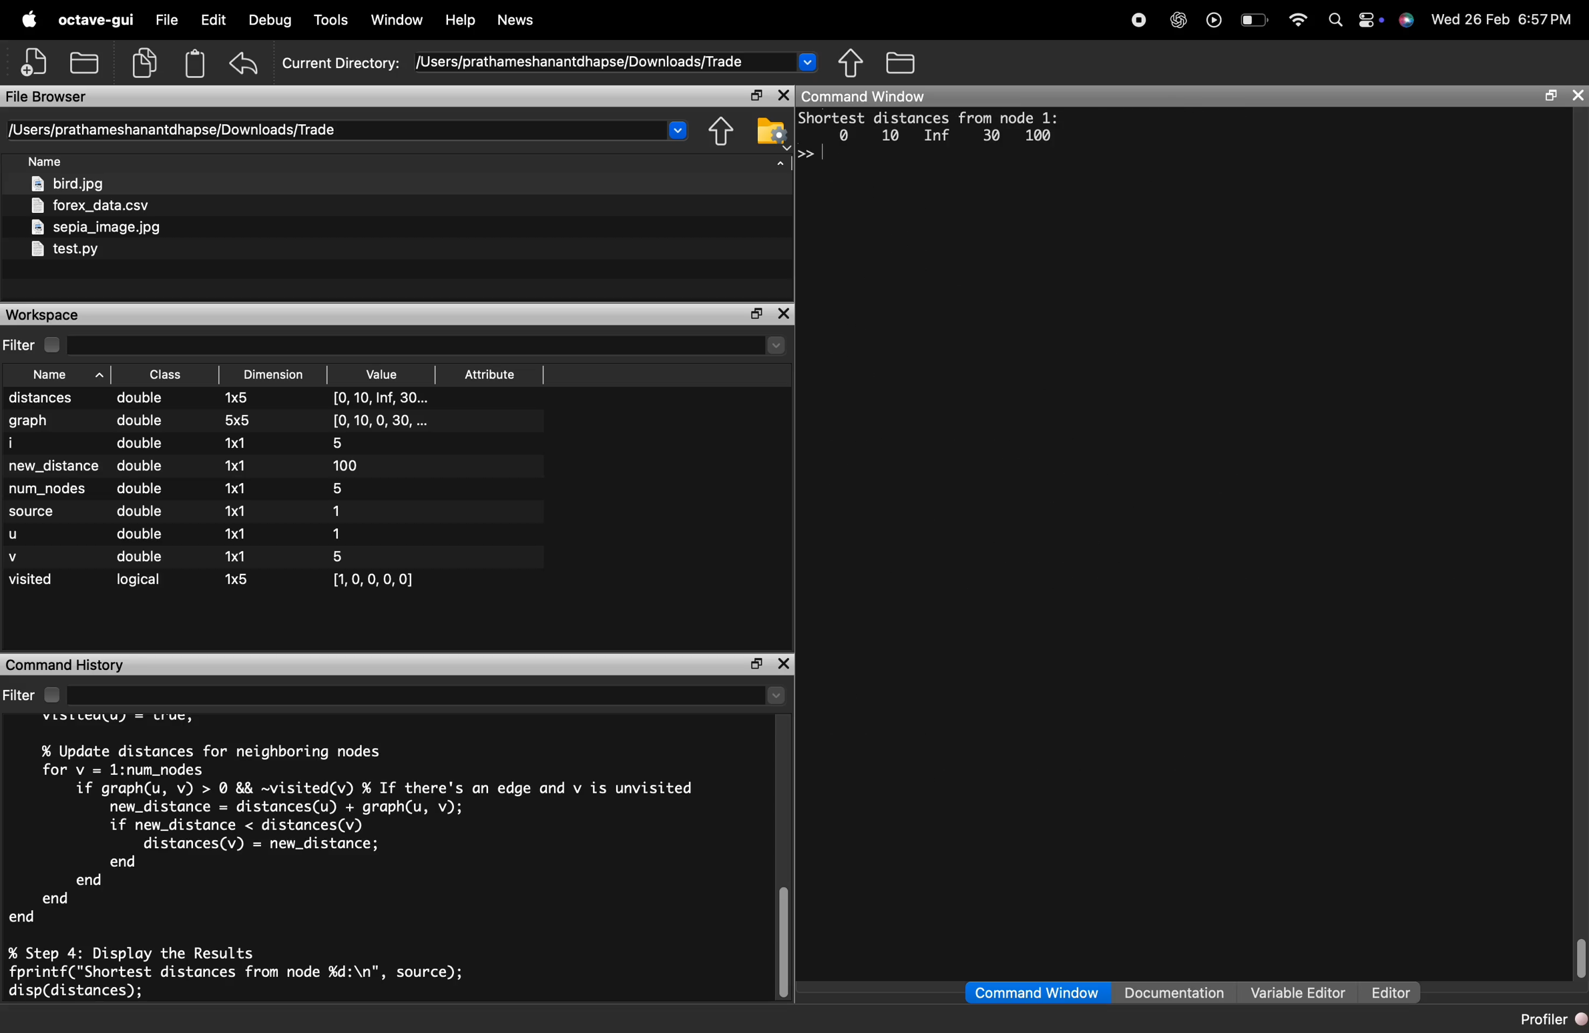 The width and height of the screenshot is (1589, 1033). I want to click on window, so click(397, 20).